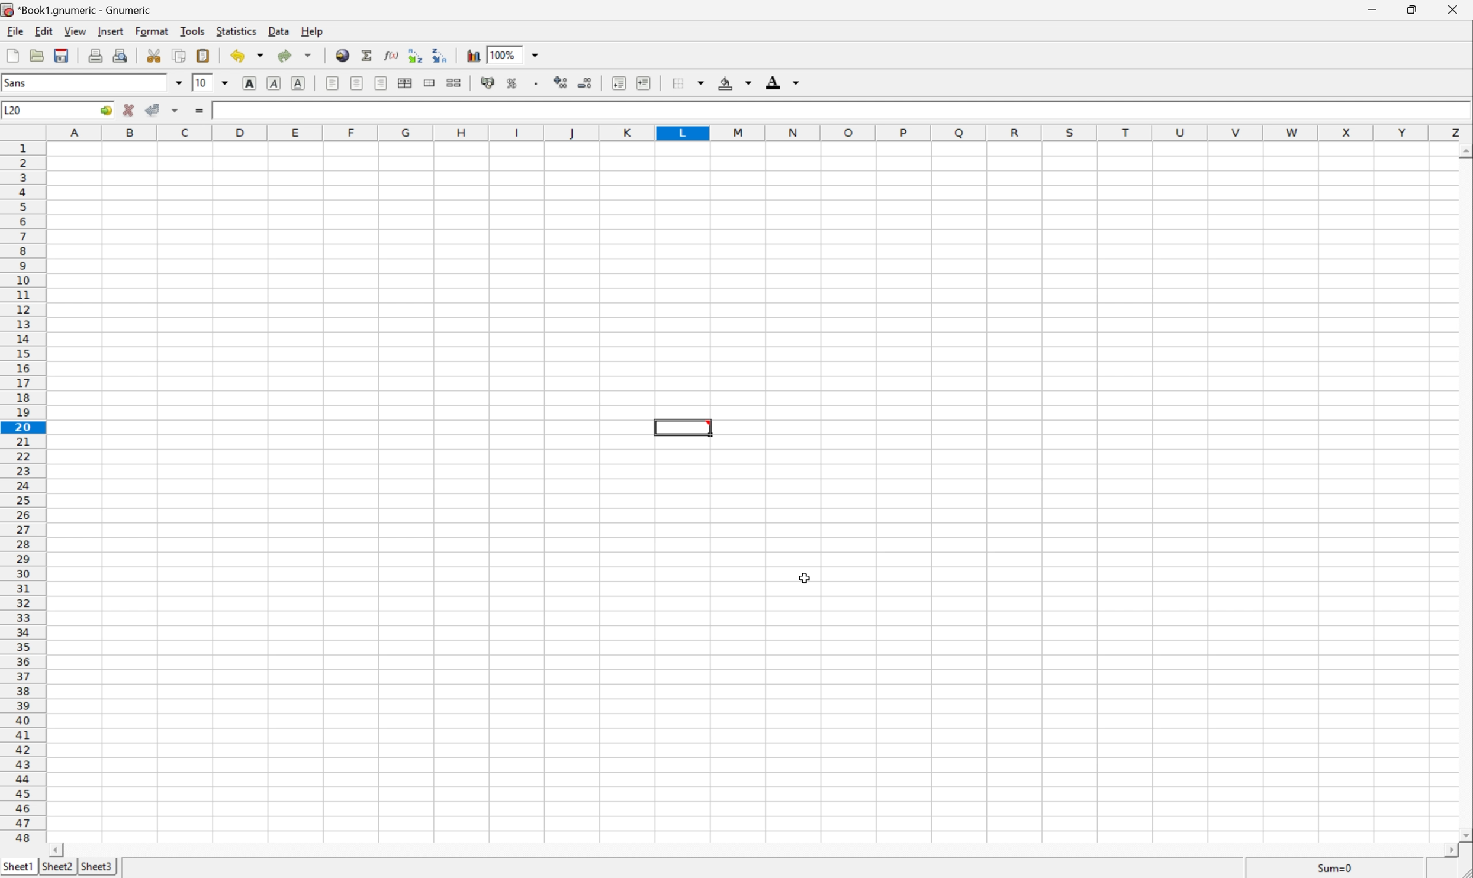 The width and height of the screenshot is (1473, 878). Describe the element at coordinates (503, 54) in the screenshot. I see `100%` at that location.